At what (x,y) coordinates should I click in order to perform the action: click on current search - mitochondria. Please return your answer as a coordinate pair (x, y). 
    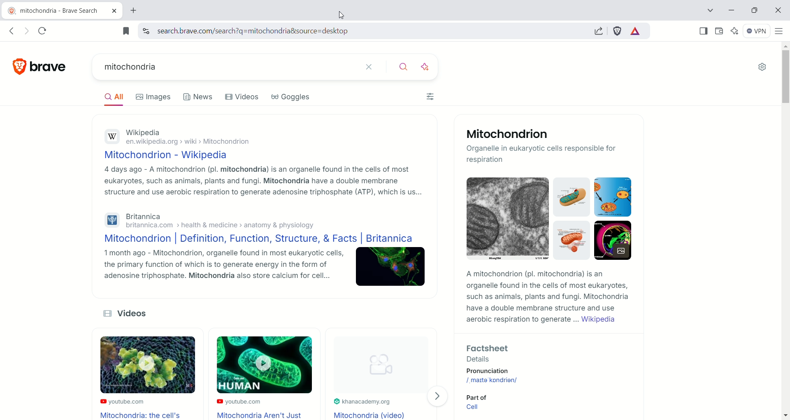
    Looking at the image, I should click on (219, 66).